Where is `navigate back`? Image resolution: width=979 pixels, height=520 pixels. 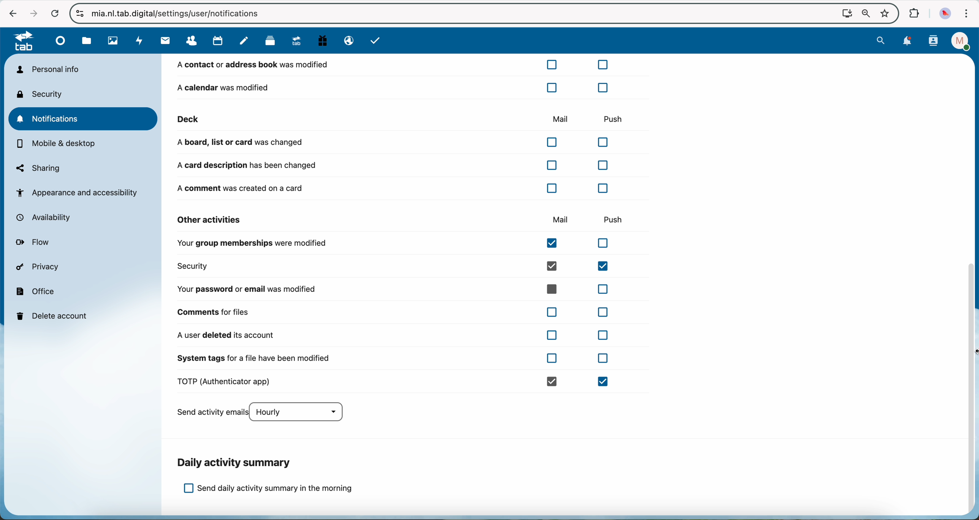
navigate back is located at coordinates (11, 13).